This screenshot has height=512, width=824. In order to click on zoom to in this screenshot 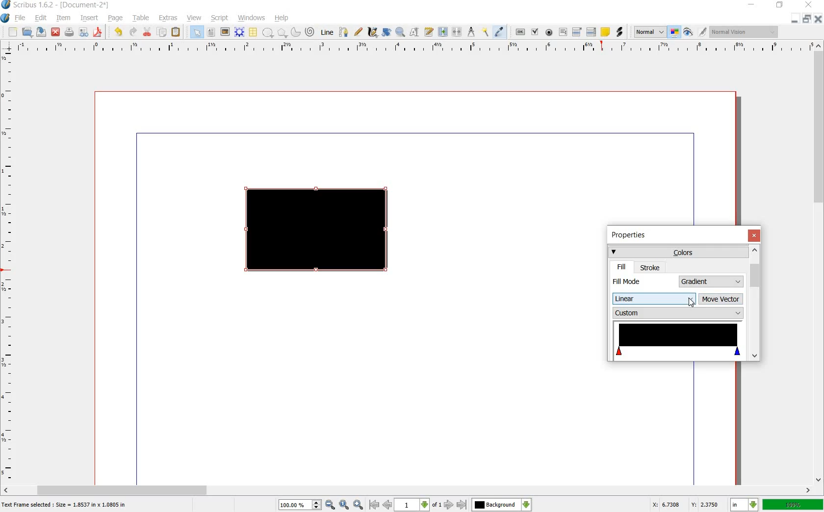, I will do `click(344, 505)`.